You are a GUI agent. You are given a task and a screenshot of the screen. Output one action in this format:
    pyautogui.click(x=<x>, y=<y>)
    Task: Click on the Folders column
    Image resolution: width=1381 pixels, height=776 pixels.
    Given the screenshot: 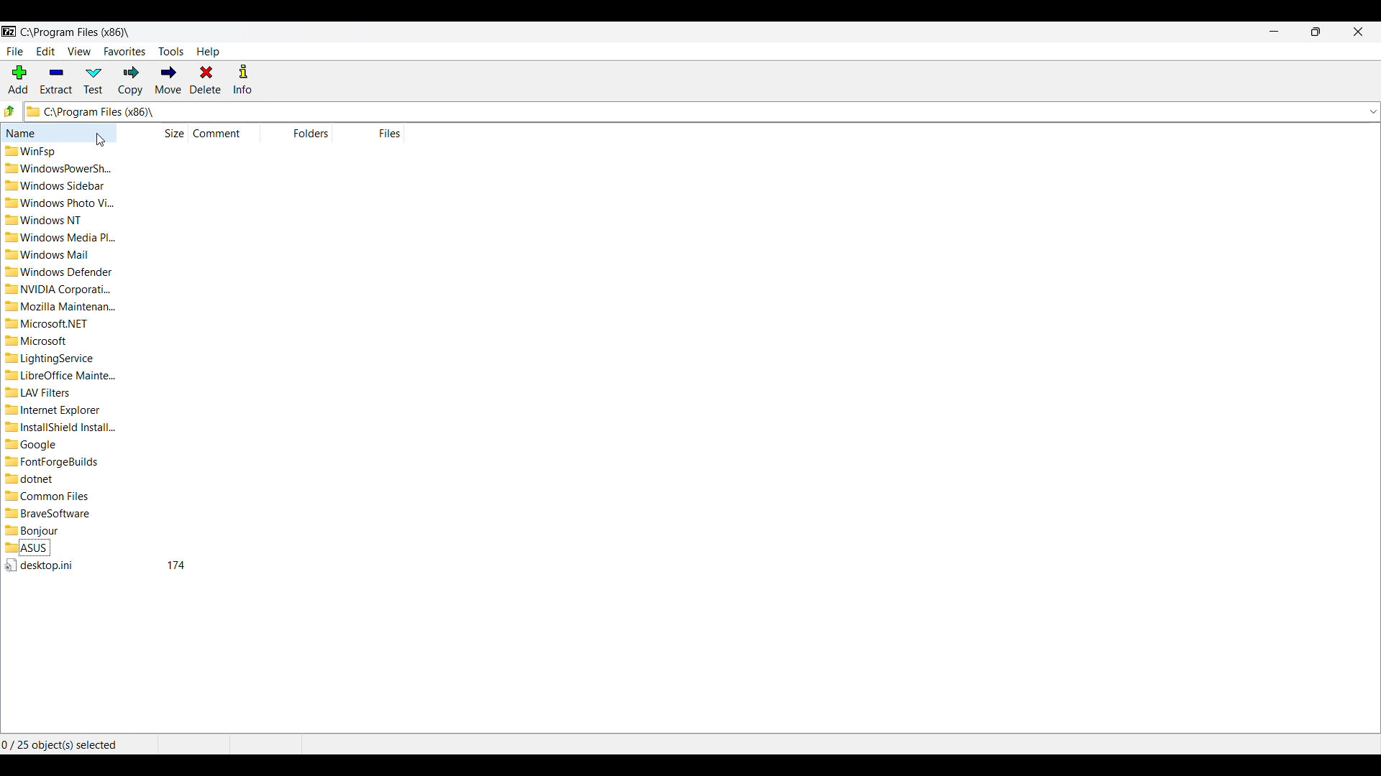 What is the action you would take?
    pyautogui.click(x=298, y=133)
    